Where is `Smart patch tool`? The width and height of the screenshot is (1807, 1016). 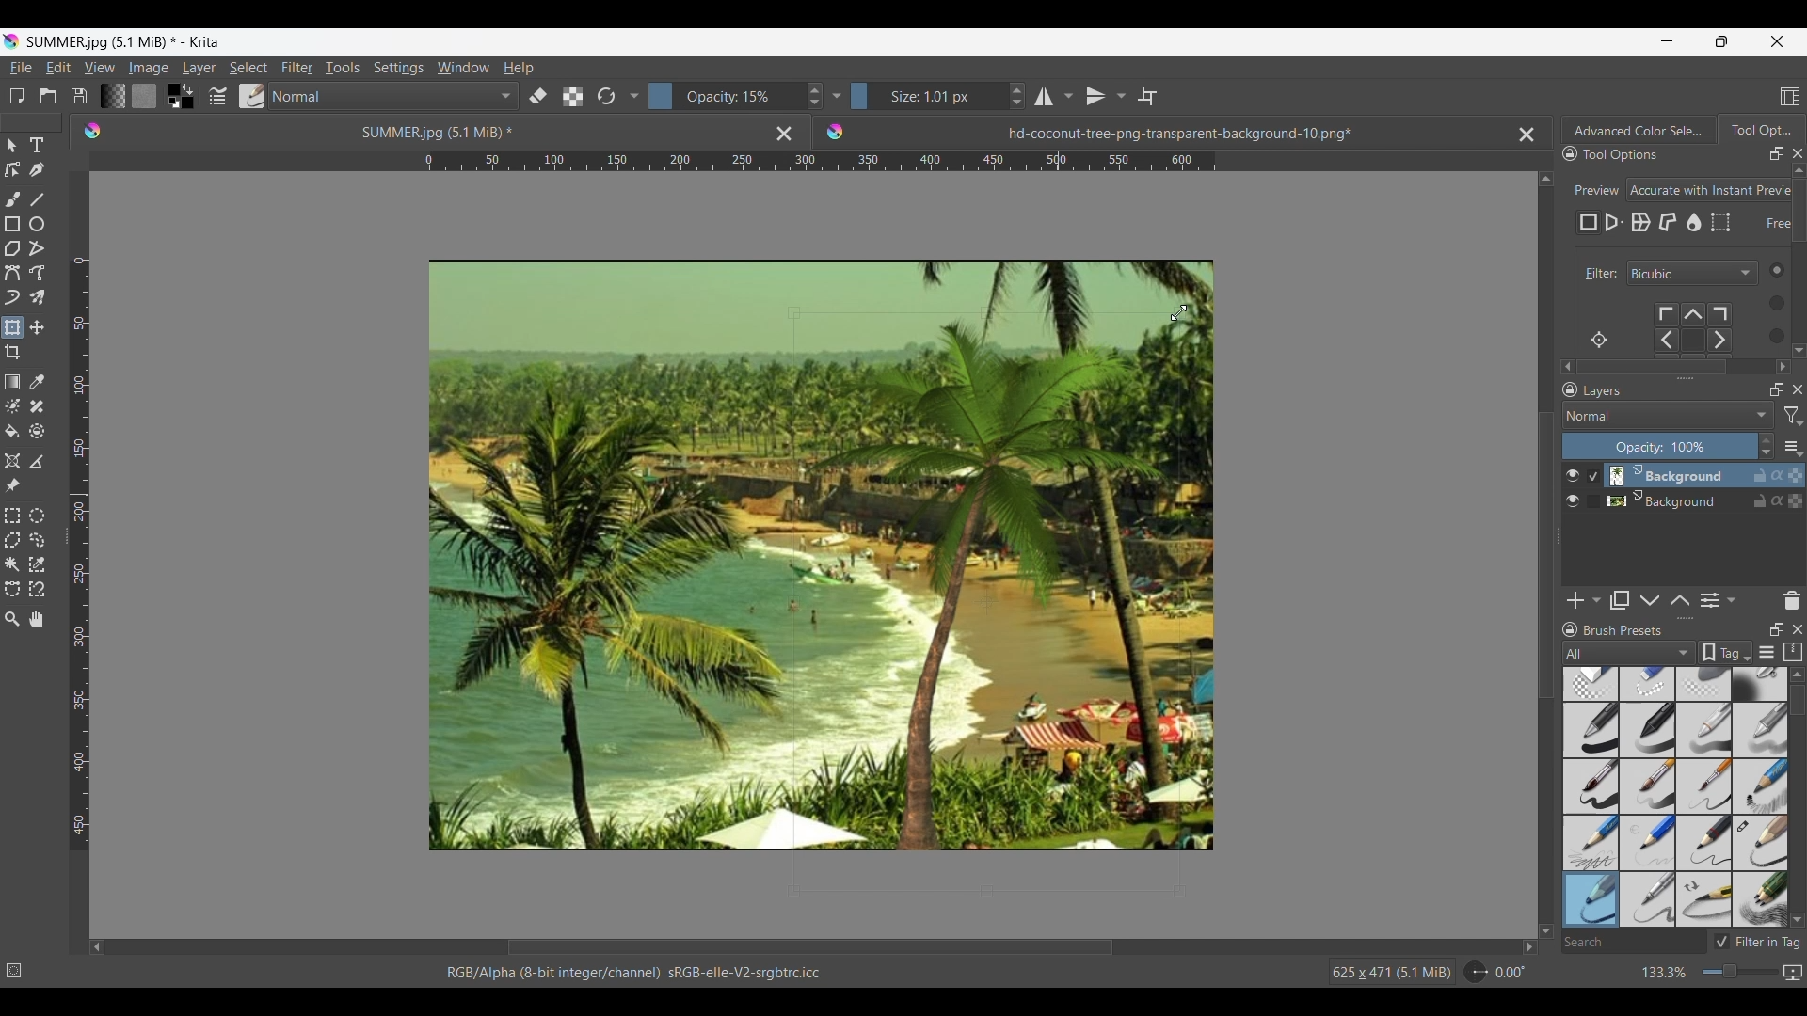 Smart patch tool is located at coordinates (37, 405).